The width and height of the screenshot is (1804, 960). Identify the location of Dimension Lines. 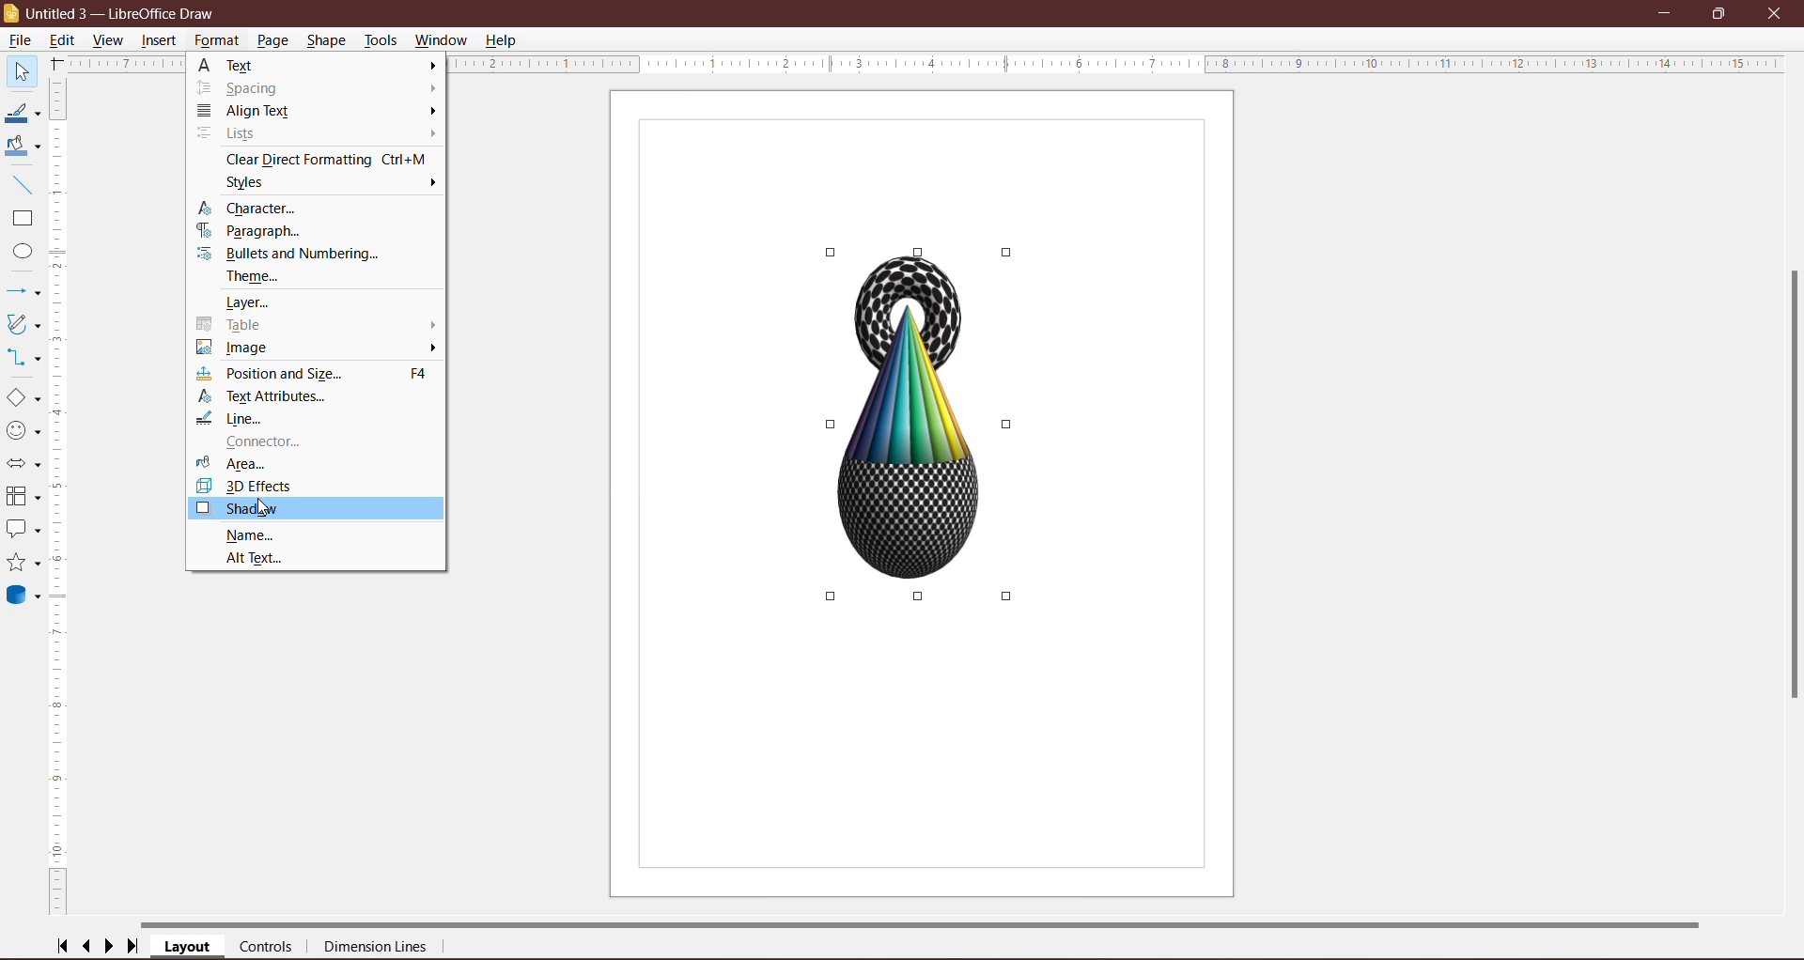
(377, 948).